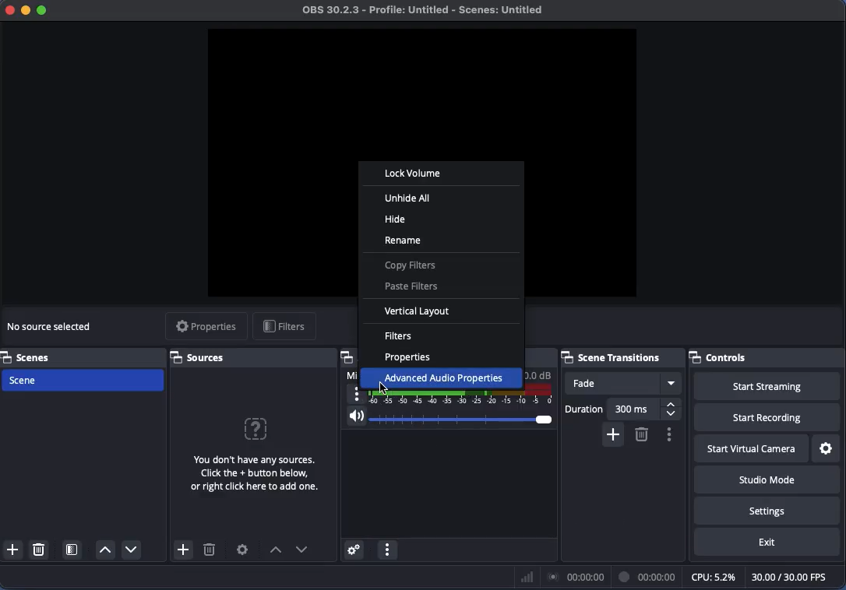  What do you see at coordinates (413, 174) in the screenshot?
I see `Lock volume` at bounding box center [413, 174].